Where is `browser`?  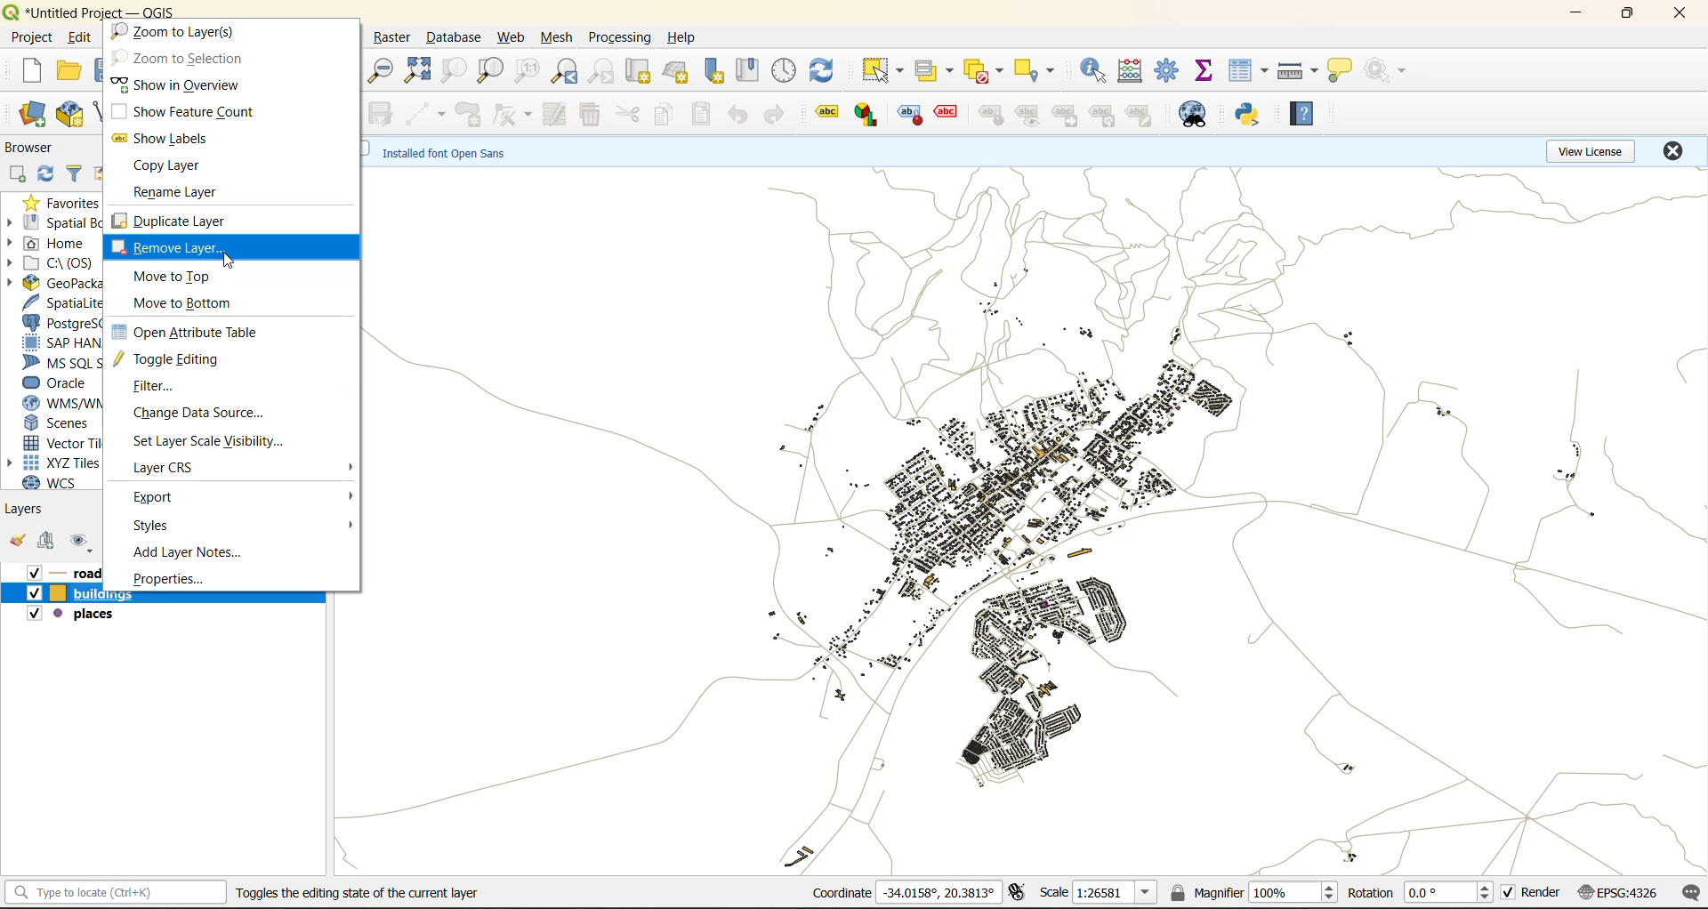
browser is located at coordinates (37, 148).